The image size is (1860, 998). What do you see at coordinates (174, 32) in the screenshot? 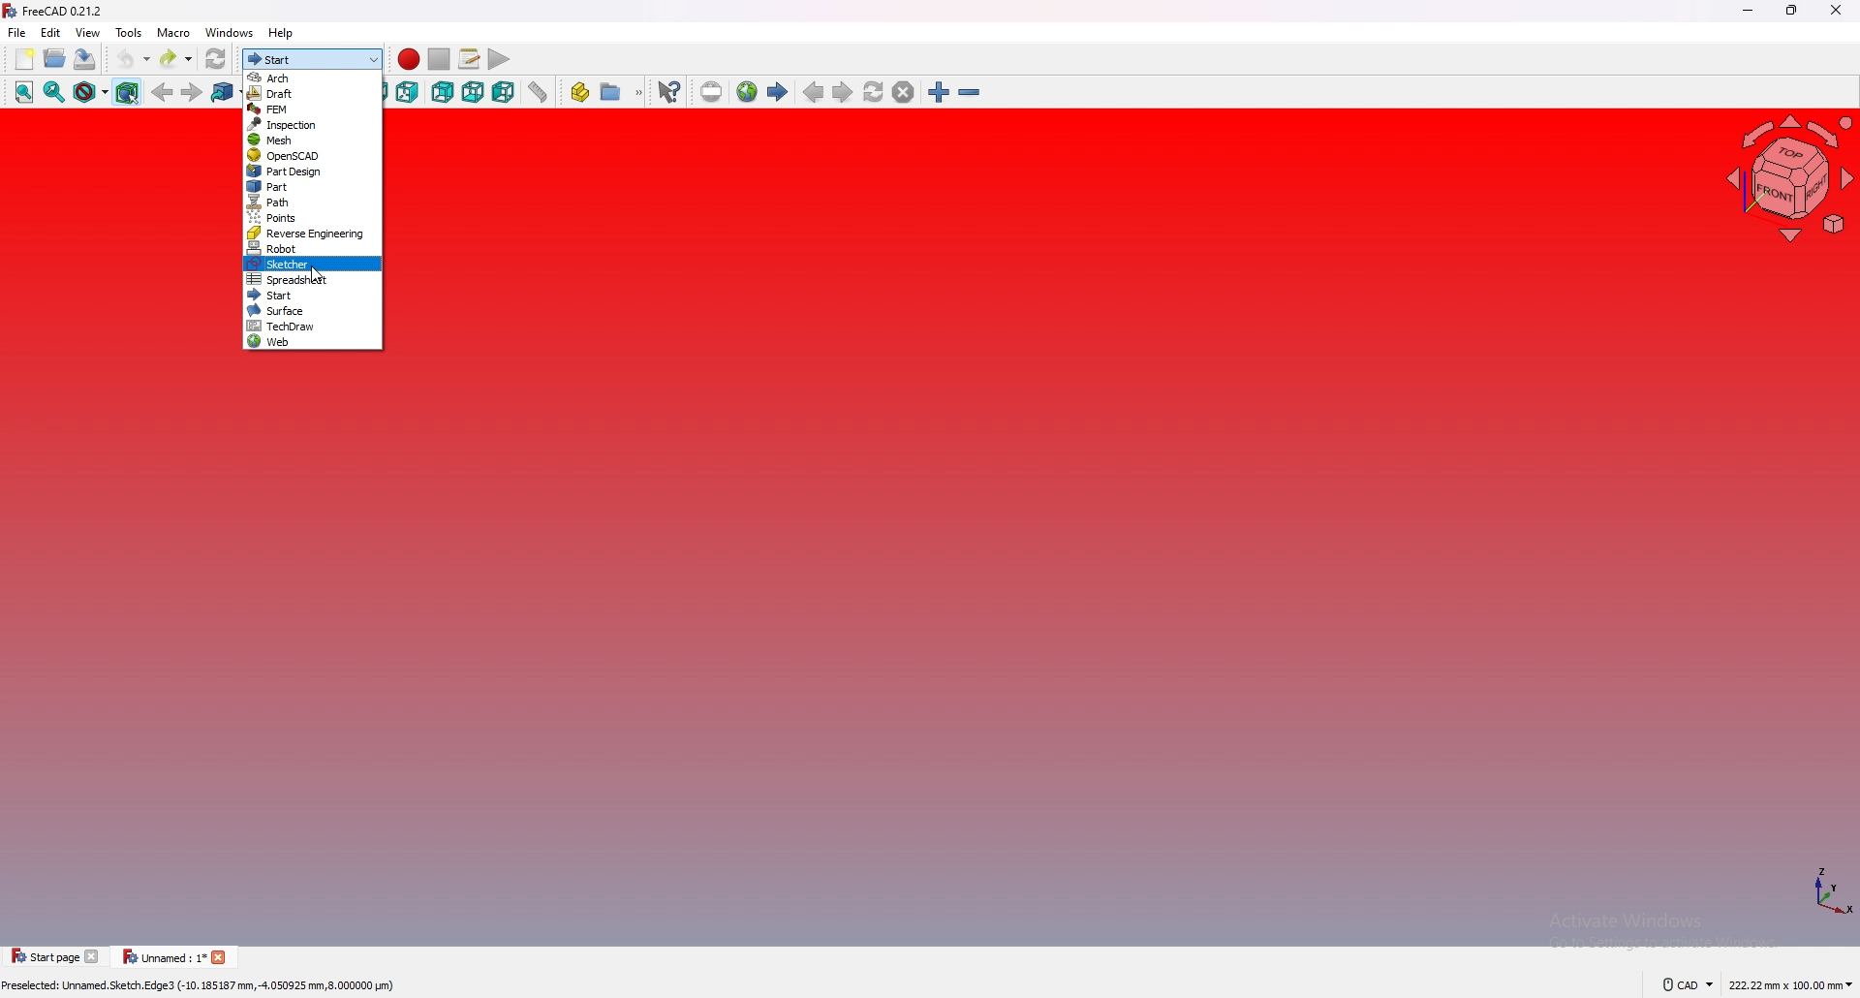
I see `macro` at bounding box center [174, 32].